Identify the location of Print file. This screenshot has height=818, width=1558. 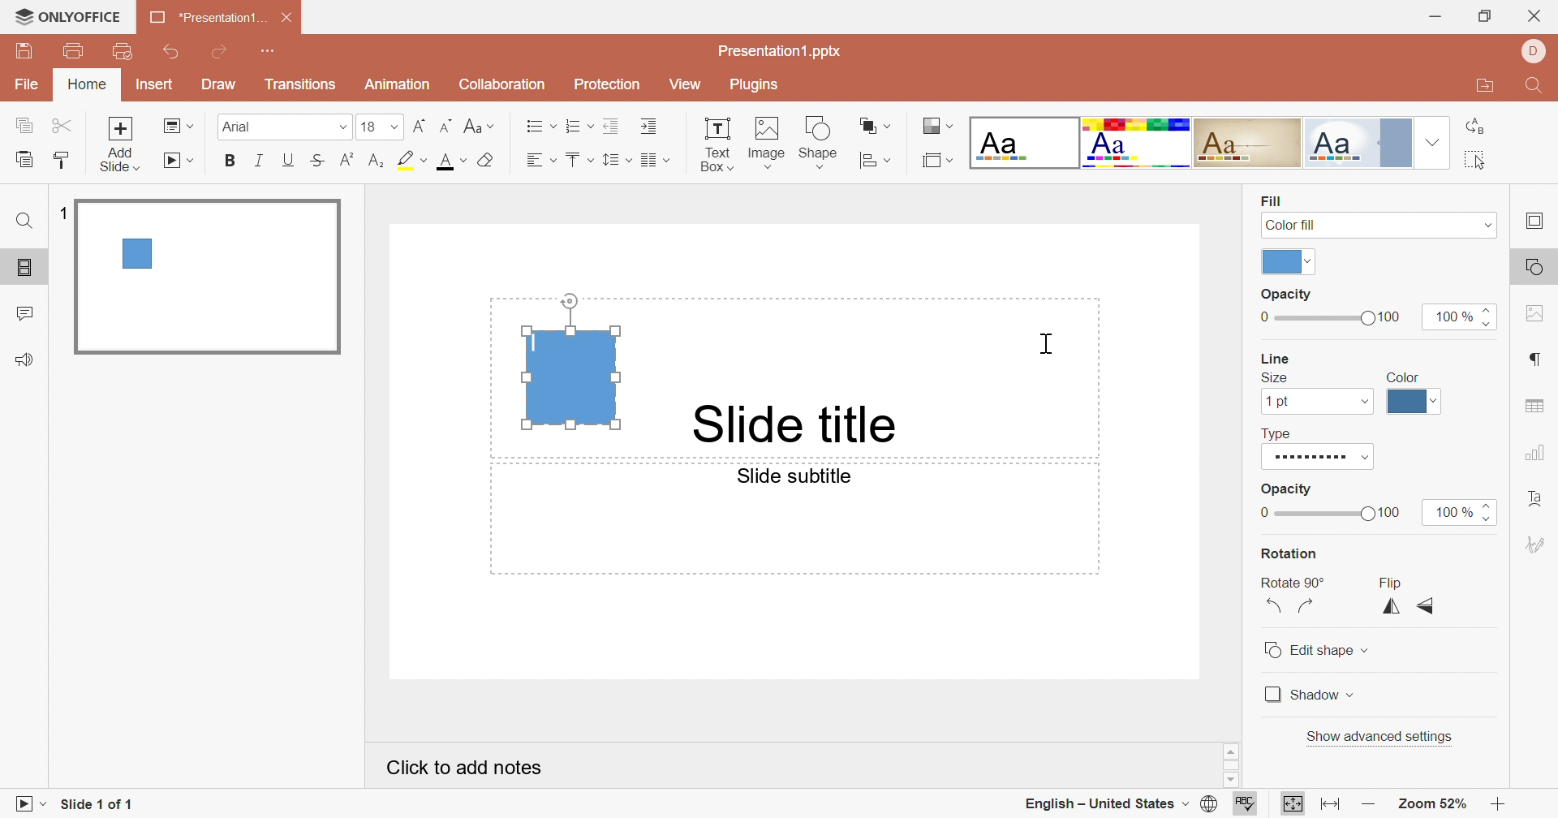
(71, 54).